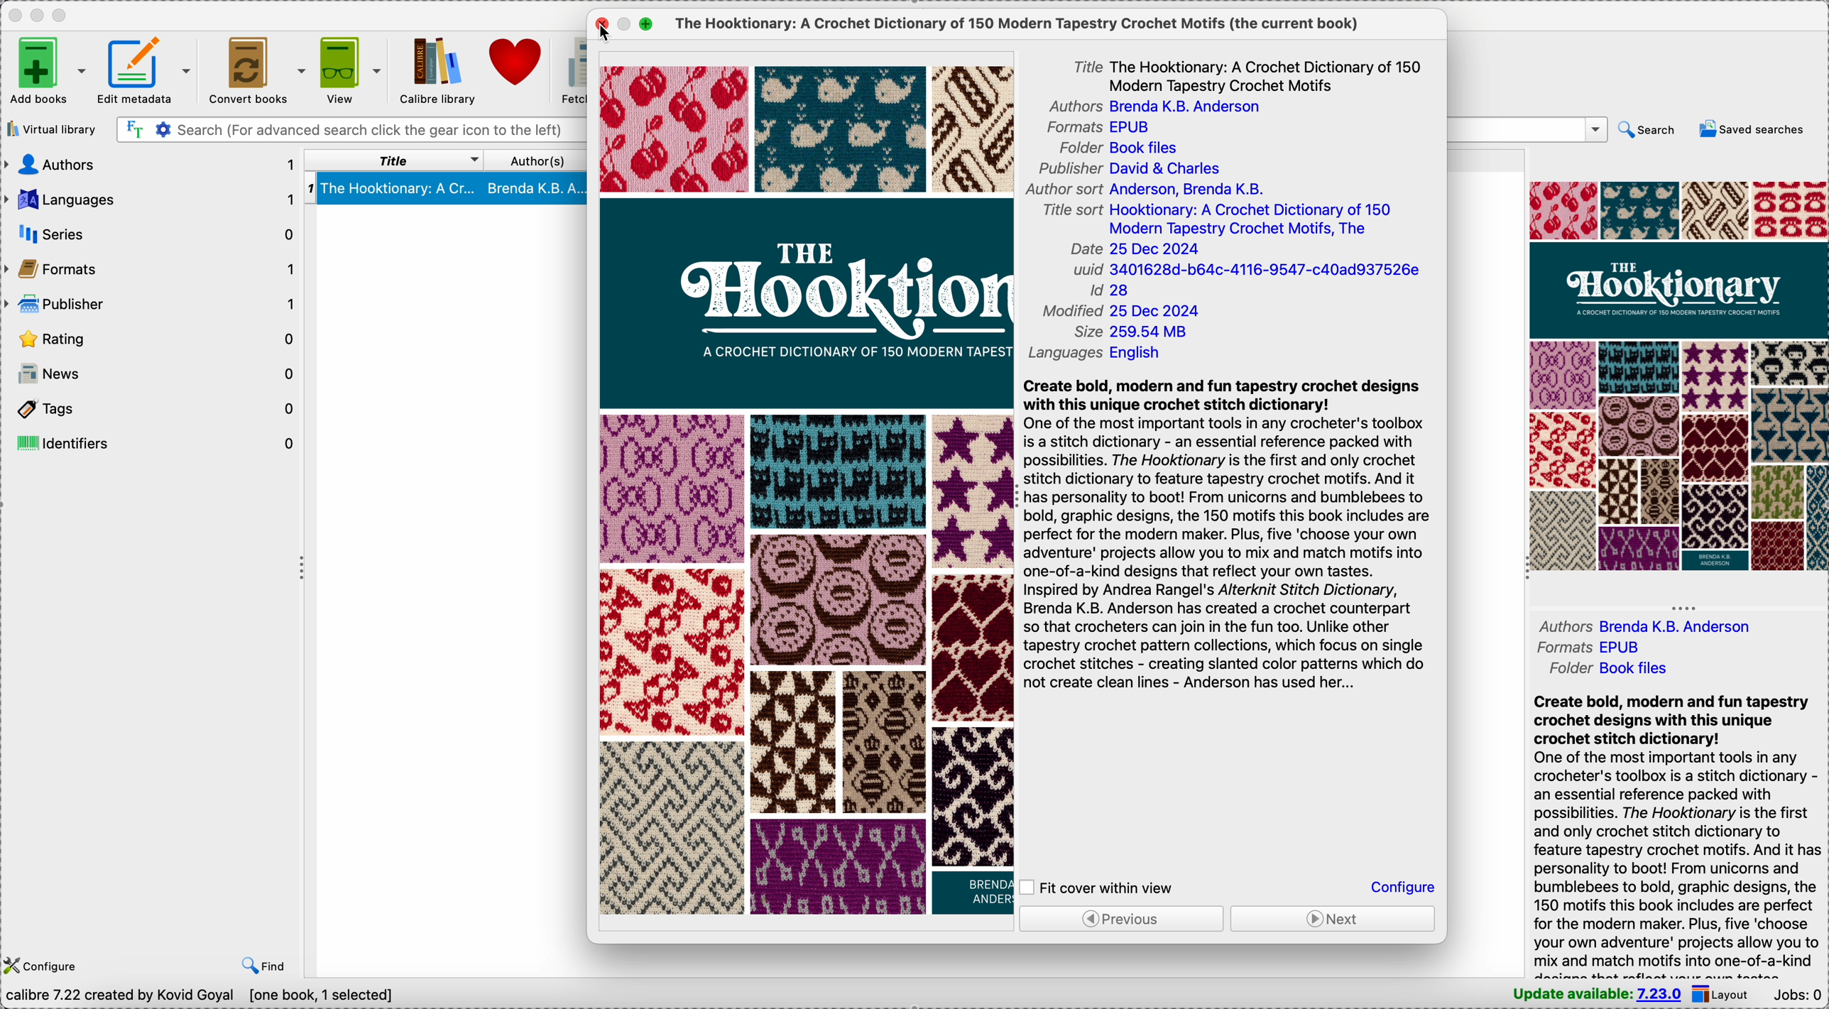 The width and height of the screenshot is (1829, 1009). What do you see at coordinates (45, 964) in the screenshot?
I see `configure` at bounding box center [45, 964].